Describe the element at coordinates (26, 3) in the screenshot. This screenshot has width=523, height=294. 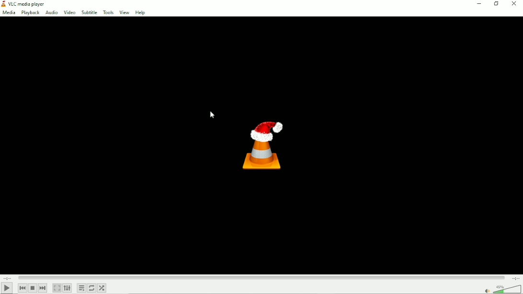
I see `VLC media player` at that location.